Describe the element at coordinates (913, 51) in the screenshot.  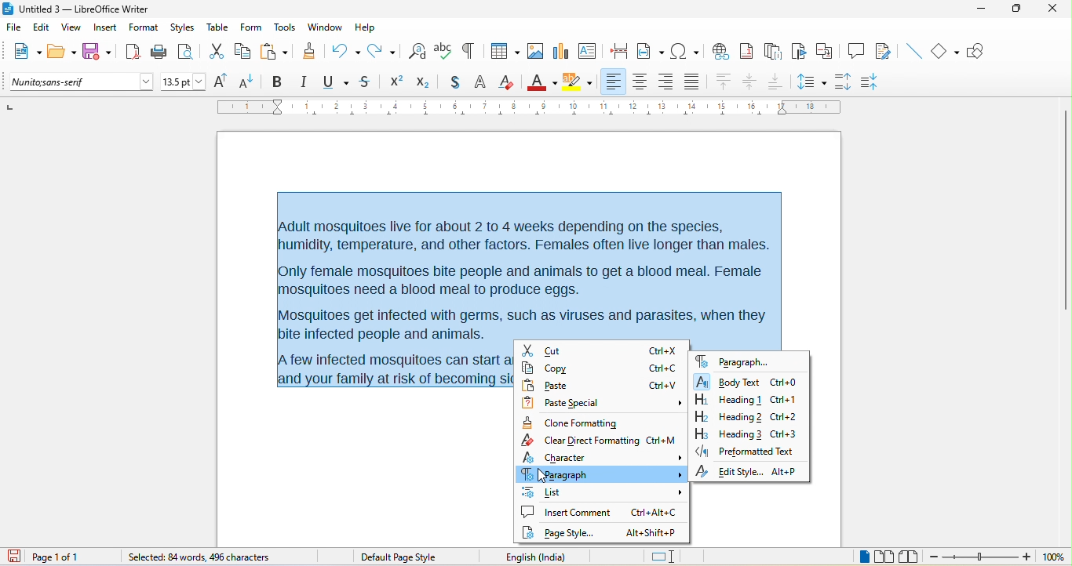
I see `insert line` at that location.